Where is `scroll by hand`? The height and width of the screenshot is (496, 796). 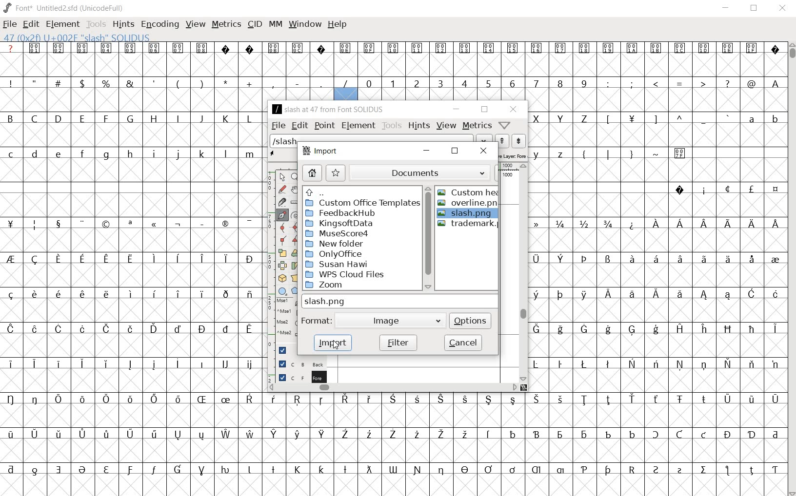
scroll by hand is located at coordinates (294, 190).